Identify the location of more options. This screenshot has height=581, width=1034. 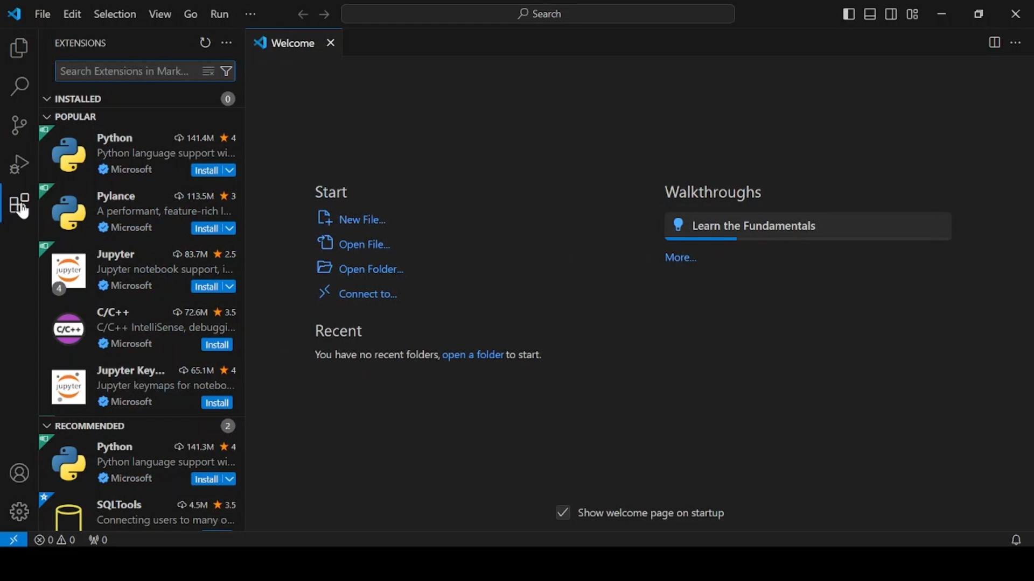
(250, 15).